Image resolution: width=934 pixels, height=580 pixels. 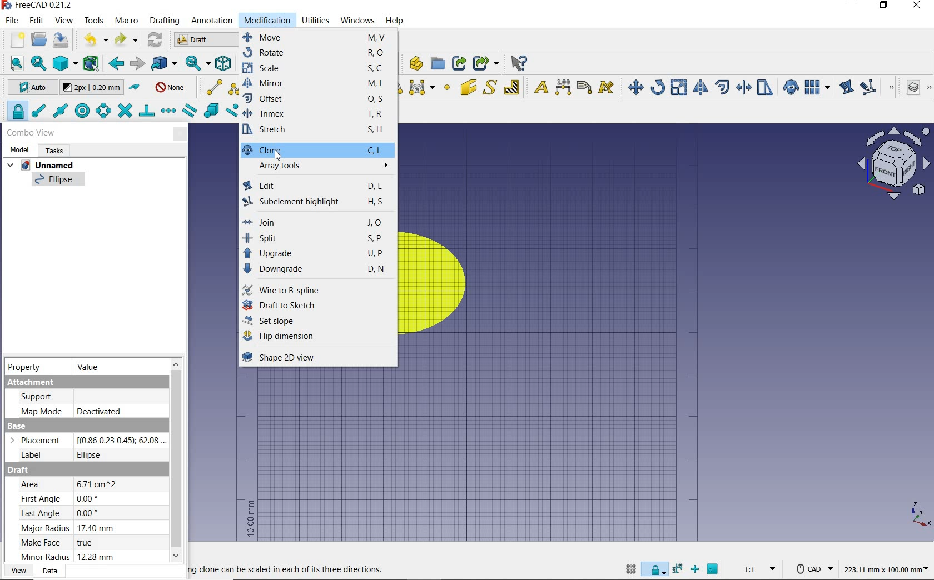 I want to click on View, so click(x=16, y=572).